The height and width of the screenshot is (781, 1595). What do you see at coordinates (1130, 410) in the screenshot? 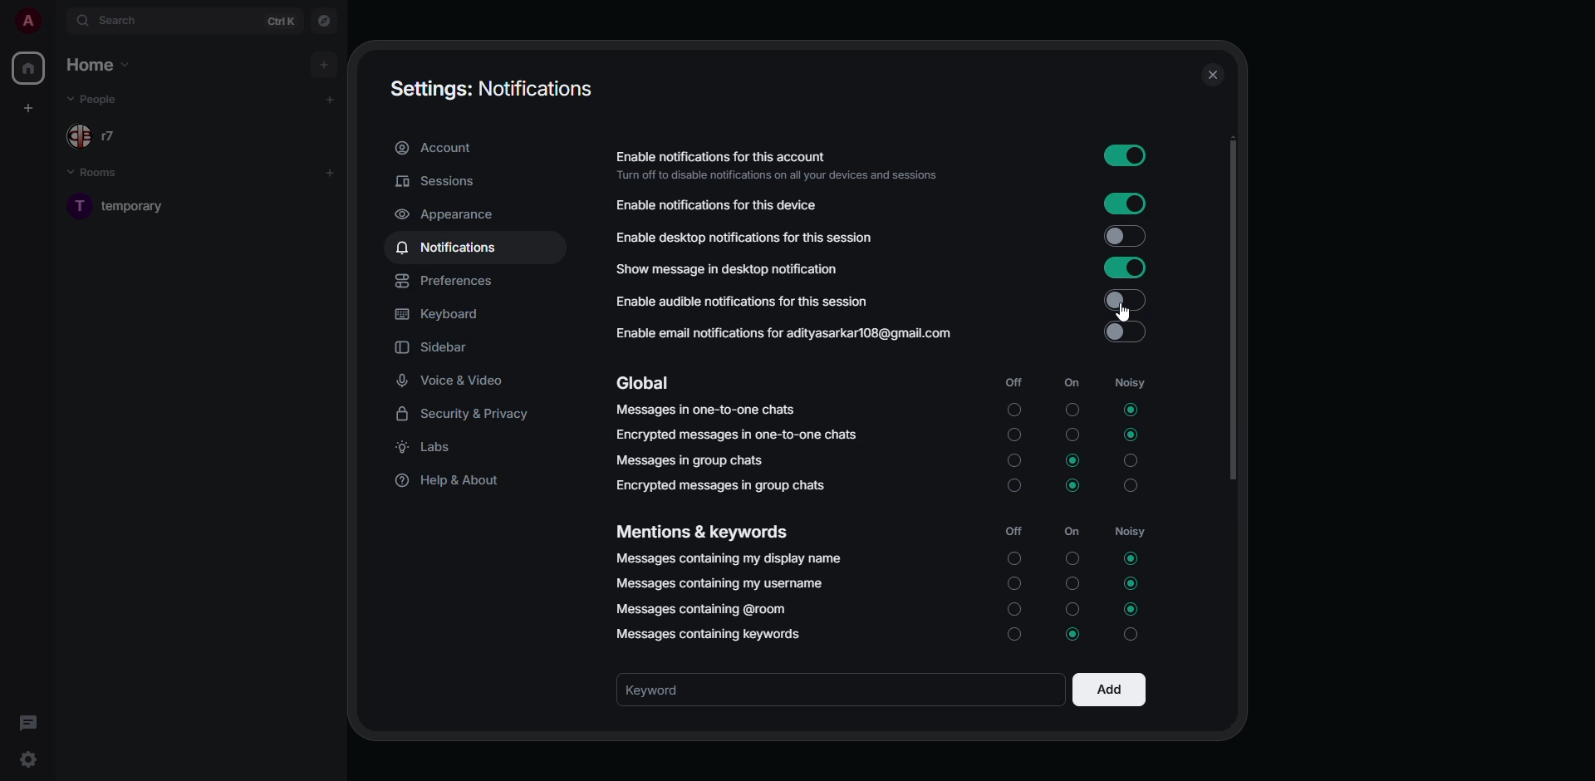
I see `selected` at bounding box center [1130, 410].